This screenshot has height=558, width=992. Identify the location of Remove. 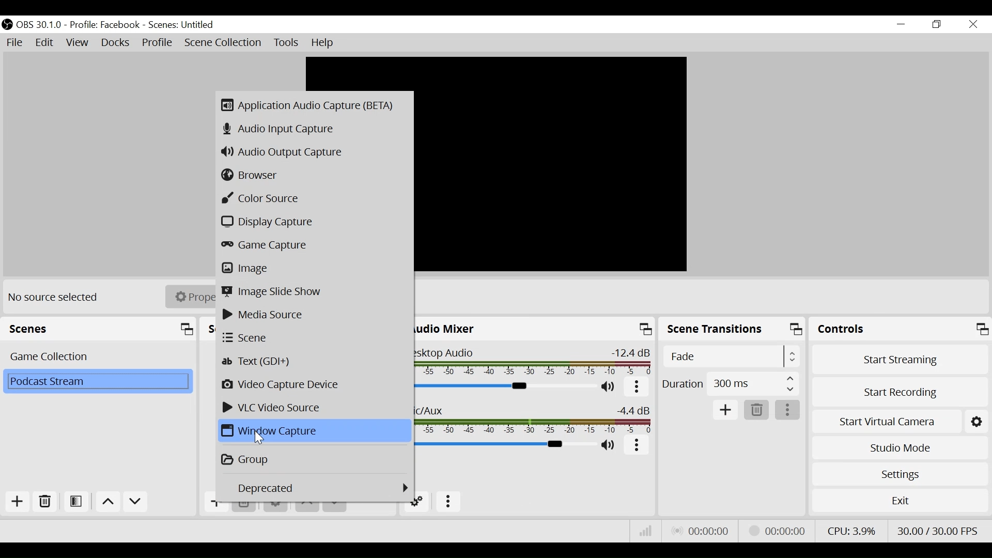
(44, 501).